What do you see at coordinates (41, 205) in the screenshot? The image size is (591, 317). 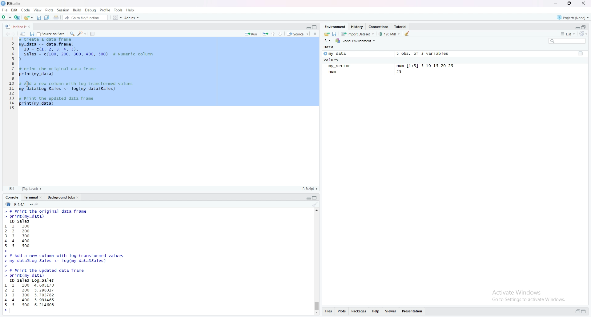 I see `view the current working directory` at bounding box center [41, 205].